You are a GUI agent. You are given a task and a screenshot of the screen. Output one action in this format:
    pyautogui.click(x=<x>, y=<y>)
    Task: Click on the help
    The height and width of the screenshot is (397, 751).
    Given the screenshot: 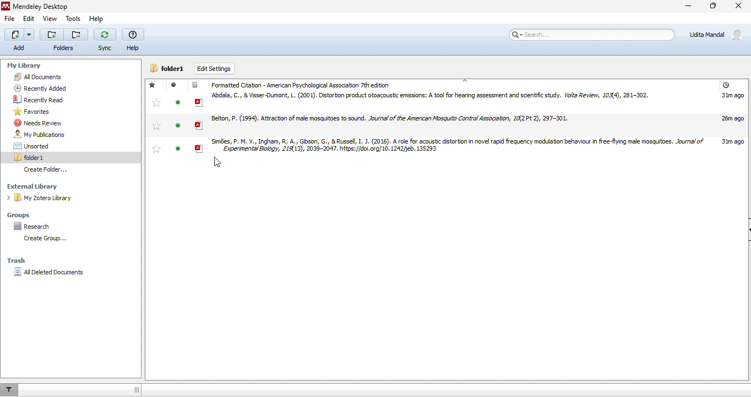 What is the action you would take?
    pyautogui.click(x=95, y=19)
    